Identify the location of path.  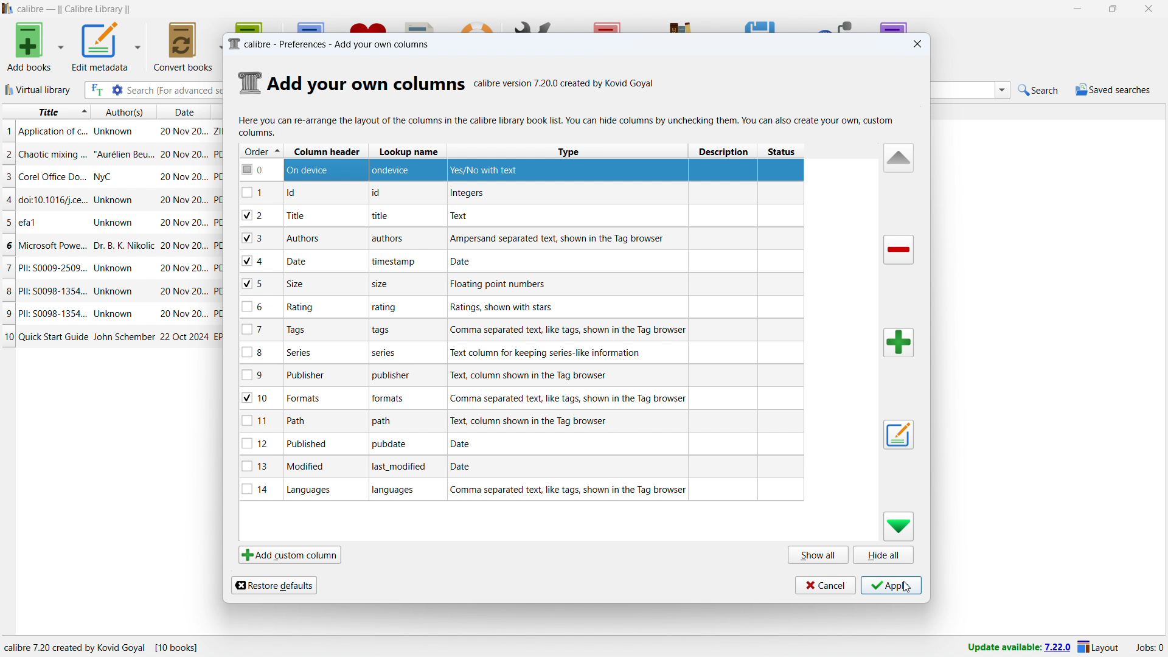
(301, 420).